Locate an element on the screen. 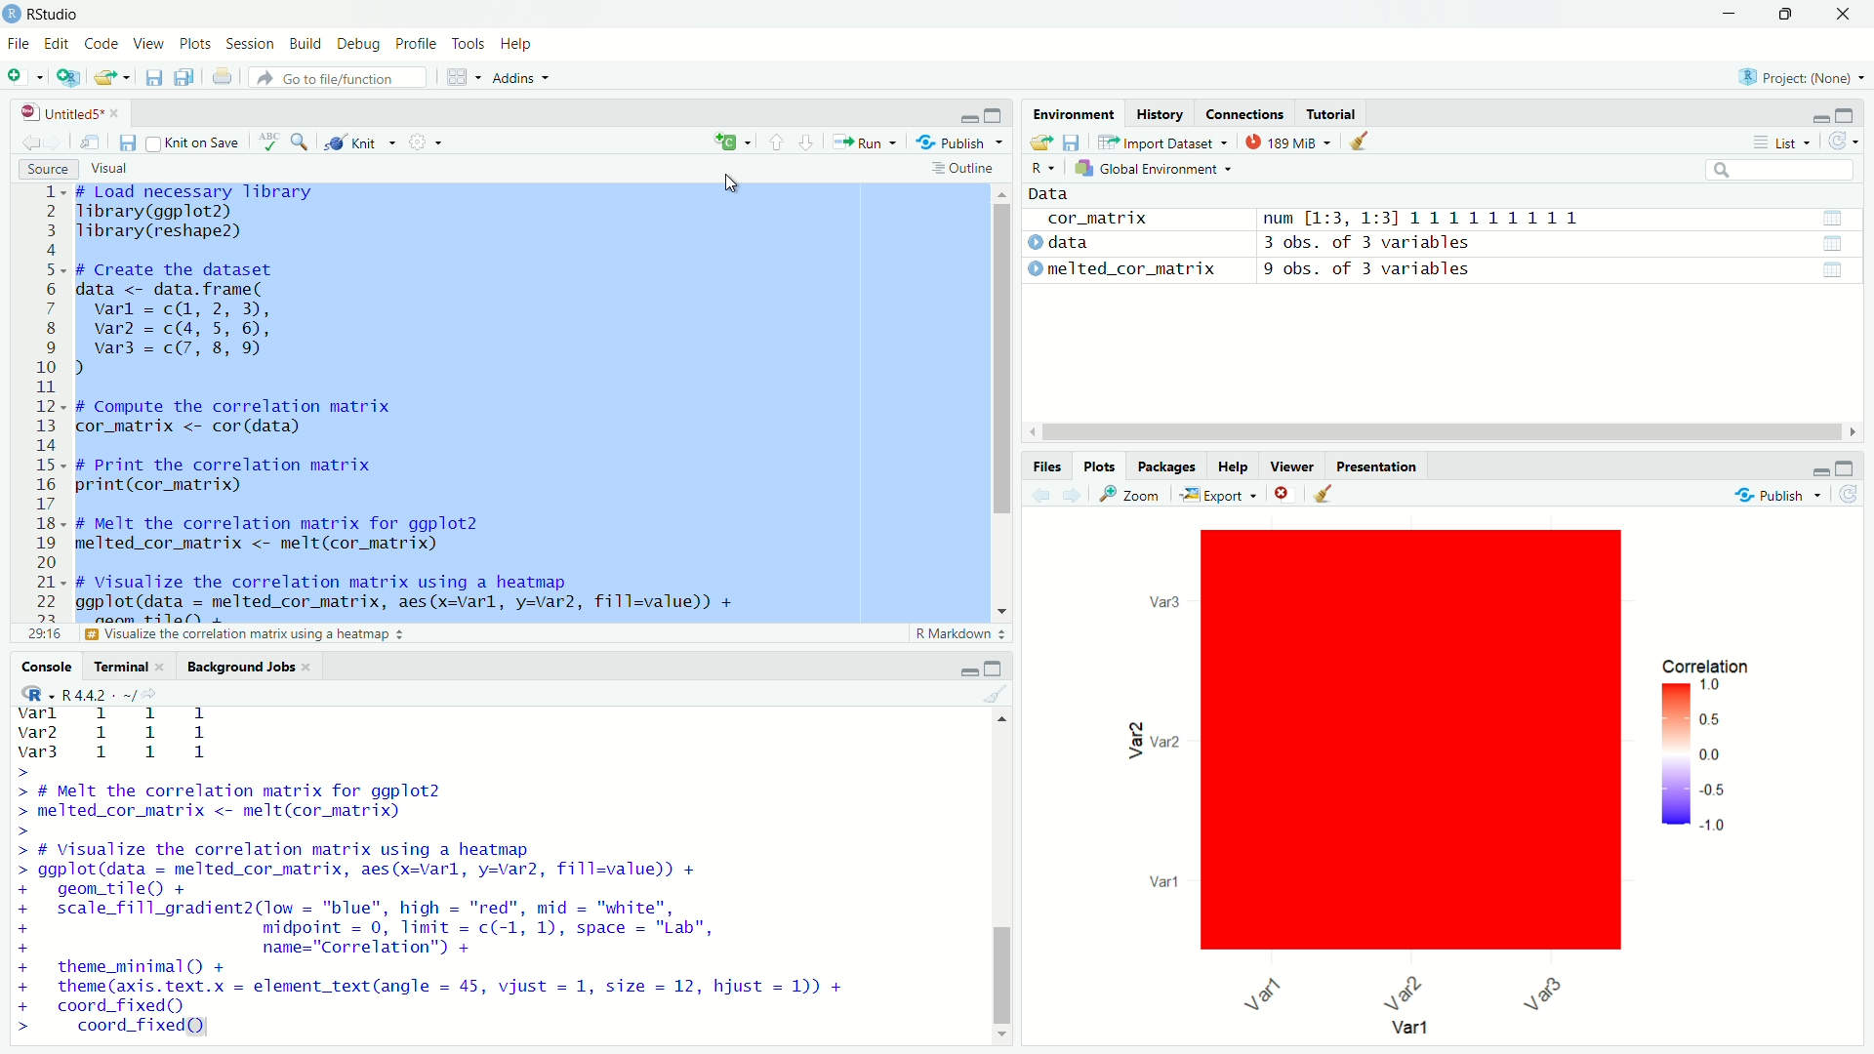  maximize is located at coordinates (1847, 468).